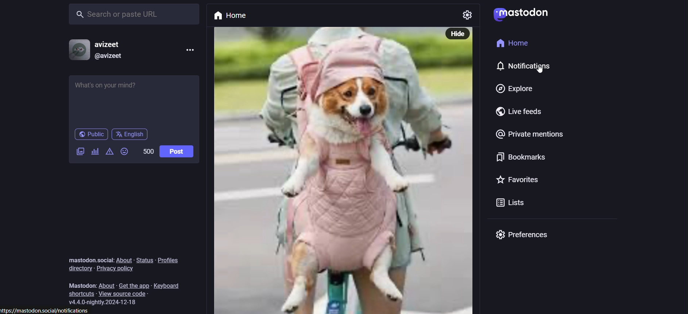  What do you see at coordinates (129, 294) in the screenshot?
I see `view source code` at bounding box center [129, 294].